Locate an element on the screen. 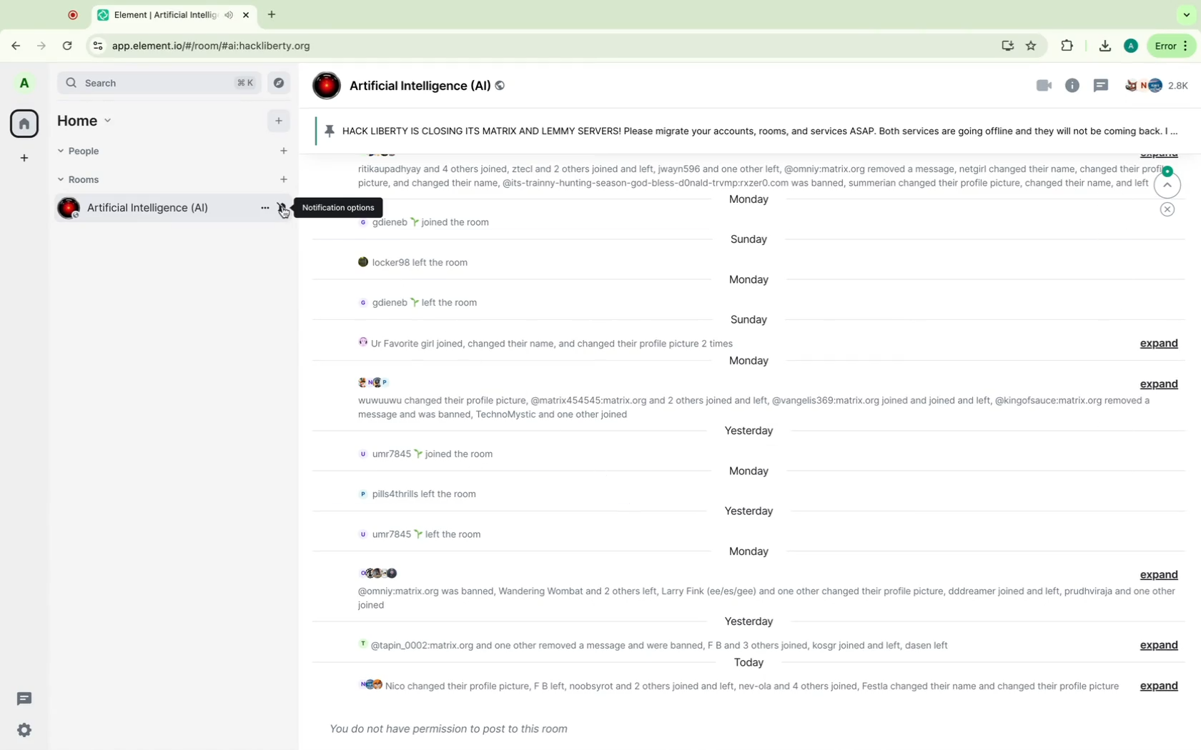  videocalls is located at coordinates (1037, 87).